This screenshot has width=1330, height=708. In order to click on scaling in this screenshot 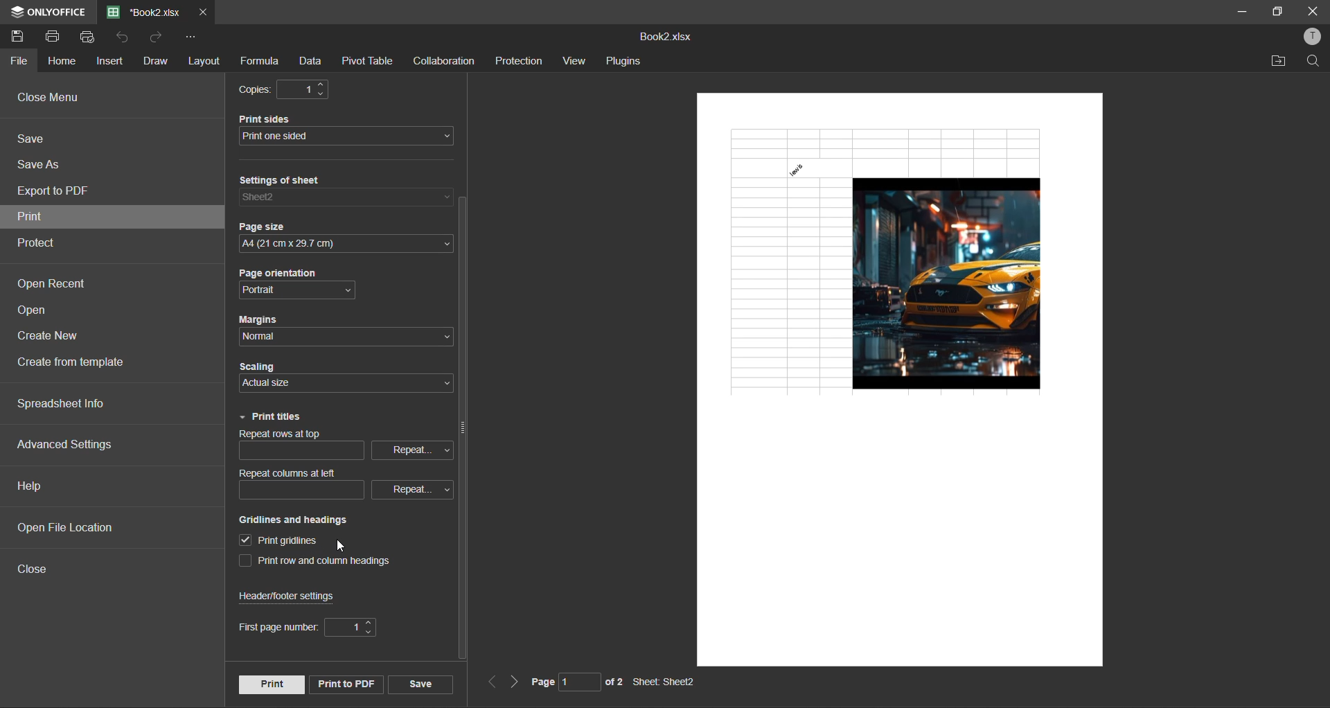, I will do `click(263, 364)`.